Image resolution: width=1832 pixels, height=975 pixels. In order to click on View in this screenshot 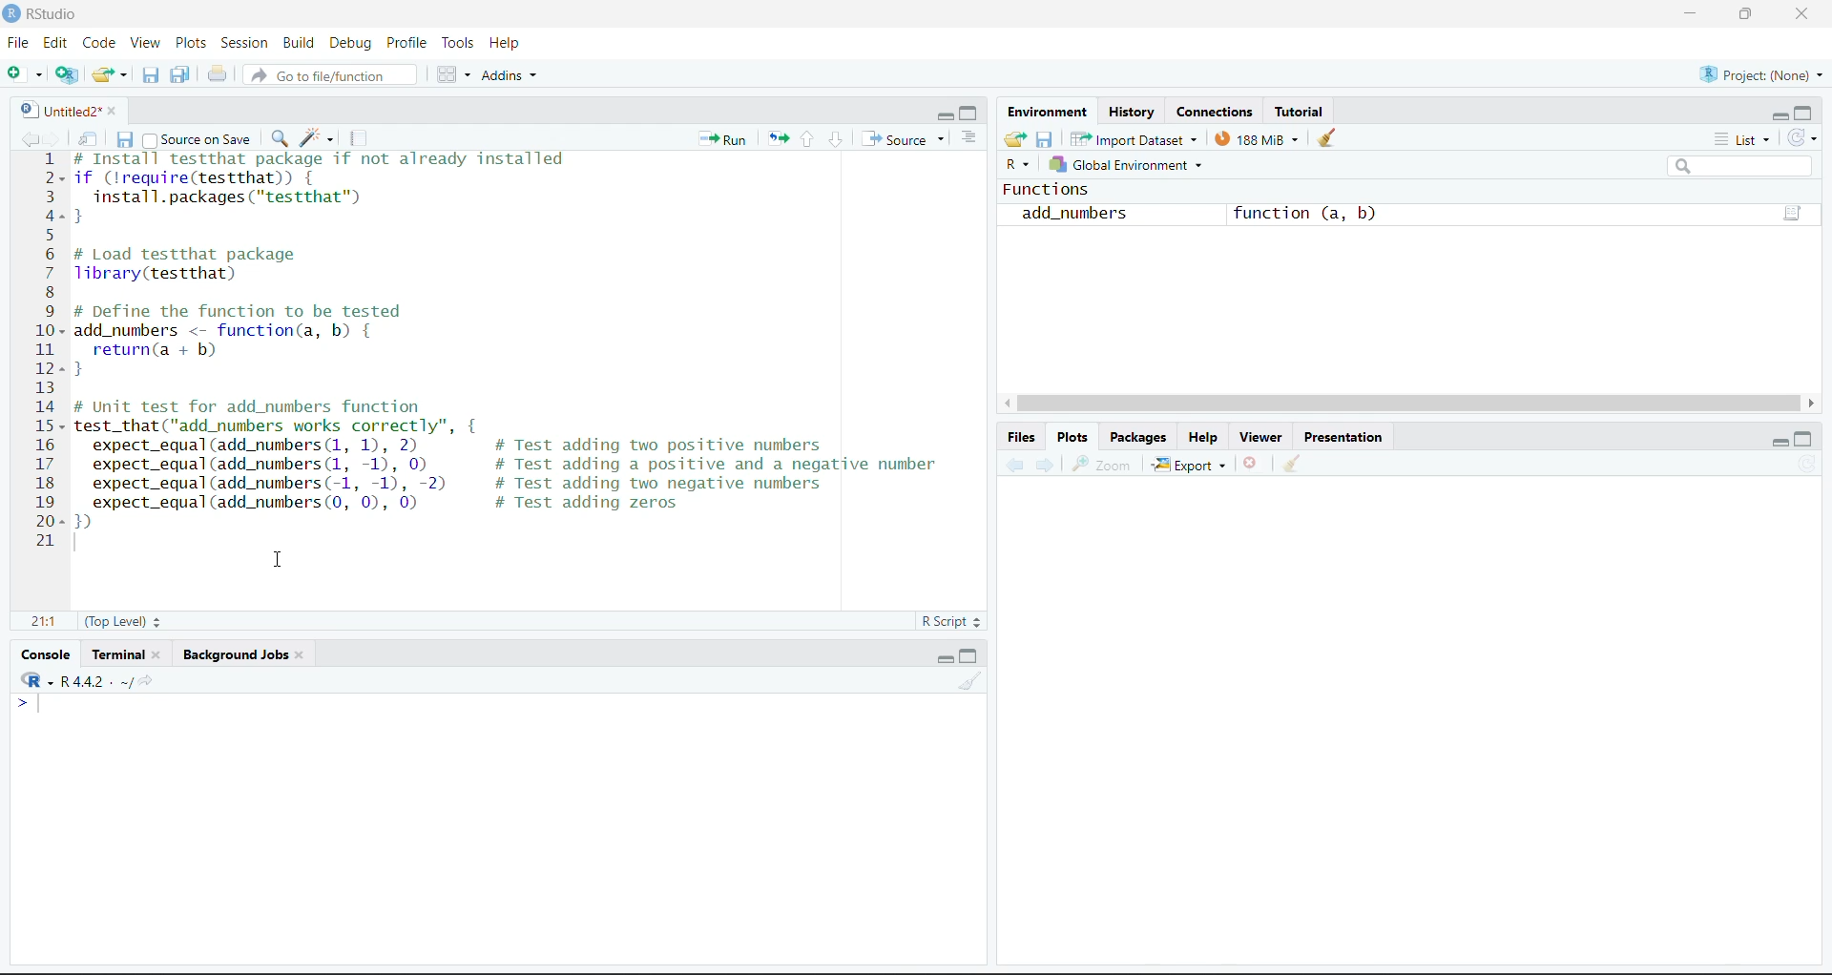, I will do `click(149, 41)`.